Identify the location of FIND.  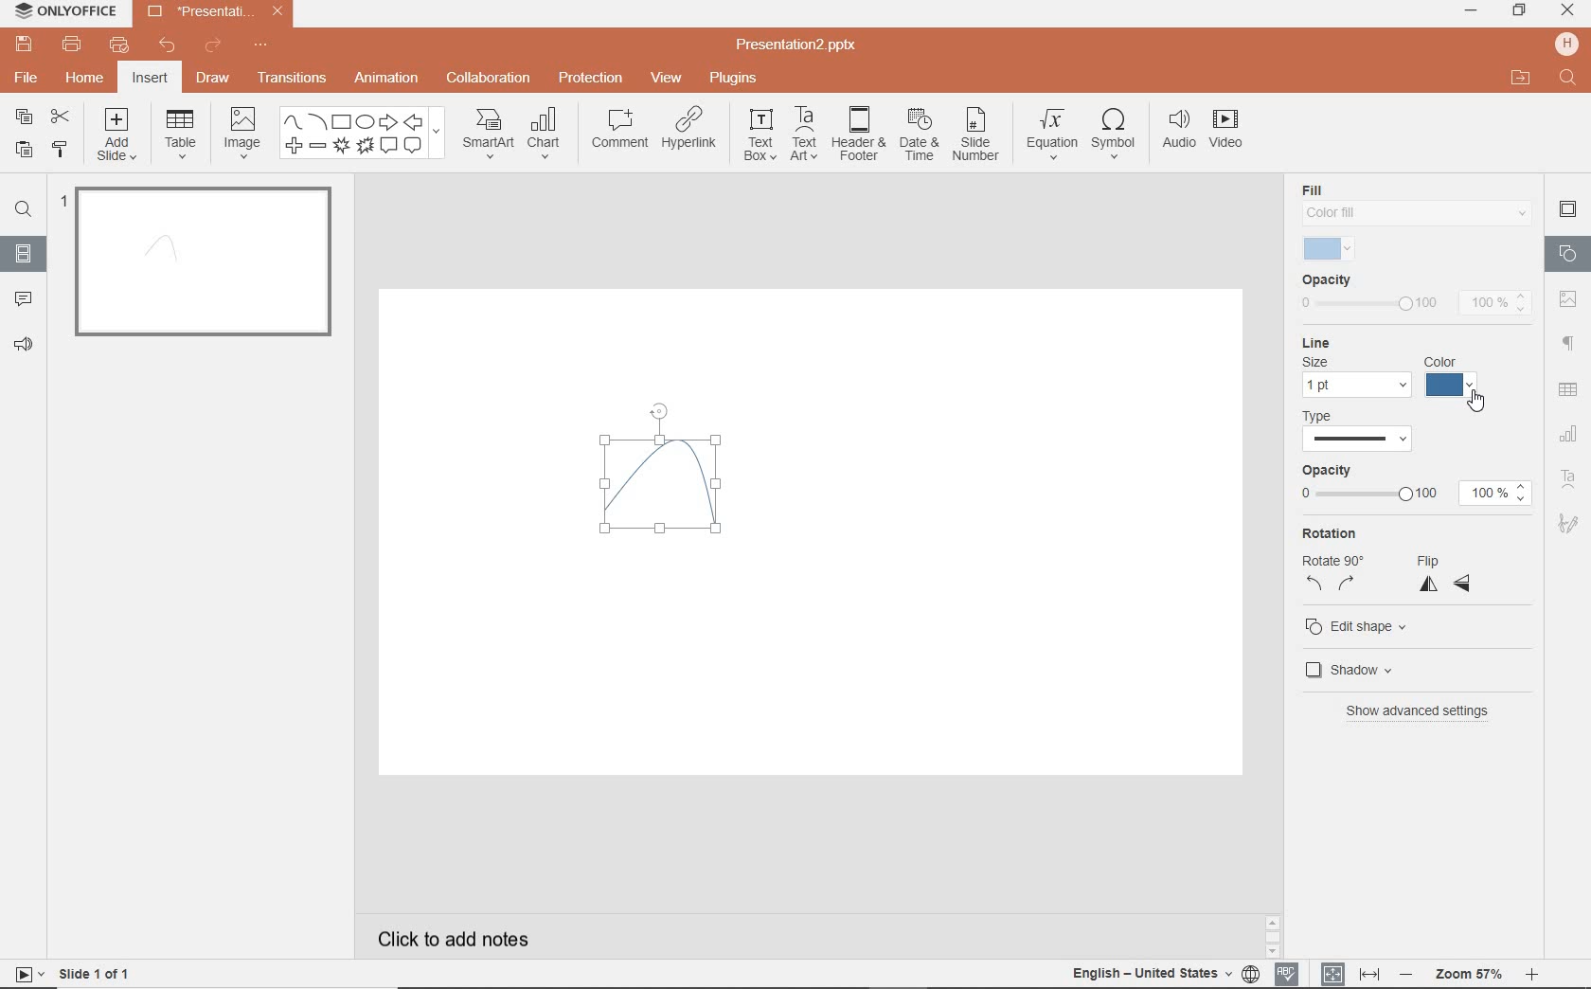
(27, 209).